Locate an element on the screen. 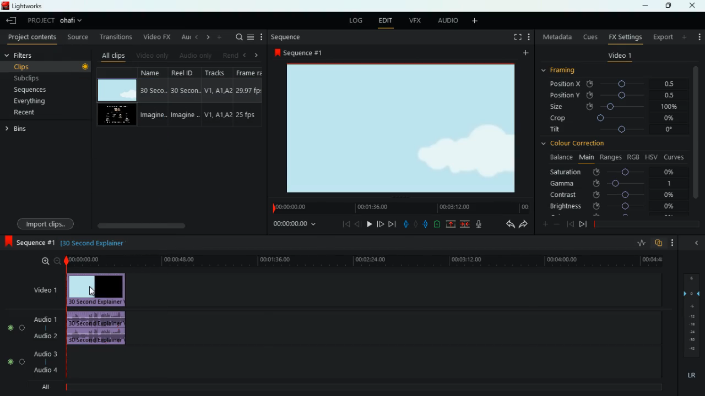  image is located at coordinates (400, 128).